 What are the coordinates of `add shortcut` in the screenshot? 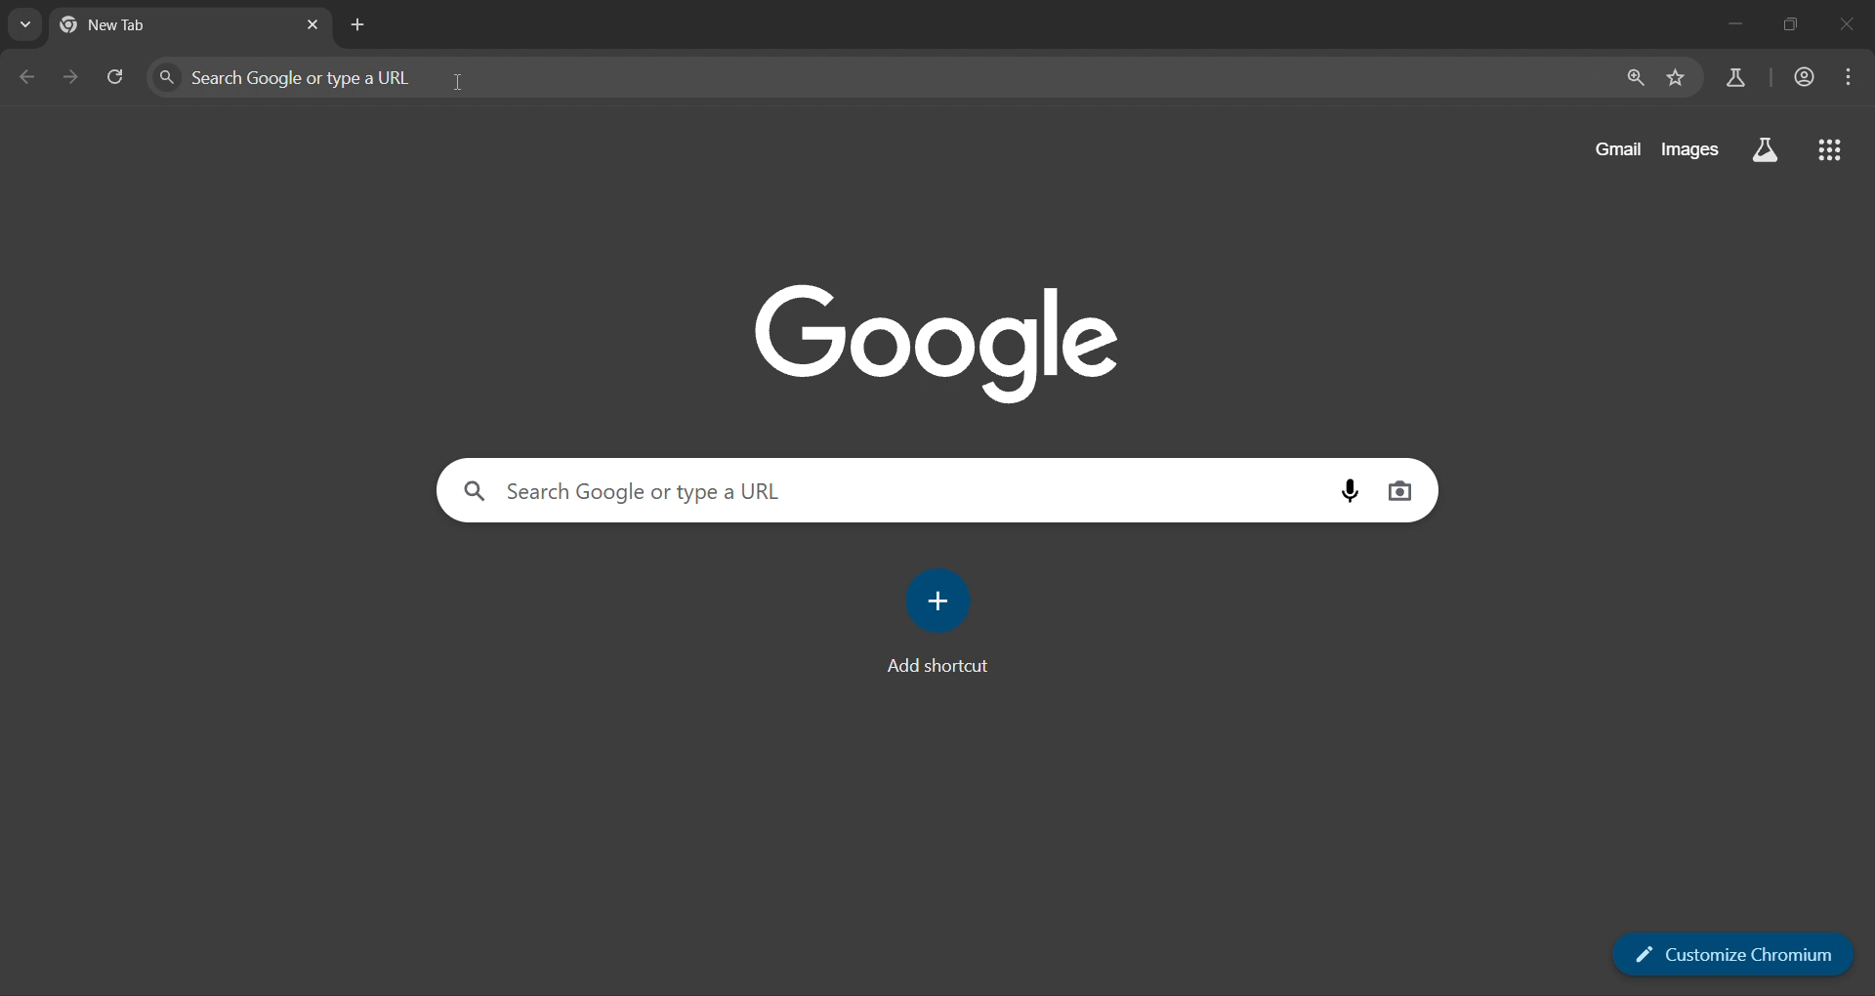 It's located at (938, 623).